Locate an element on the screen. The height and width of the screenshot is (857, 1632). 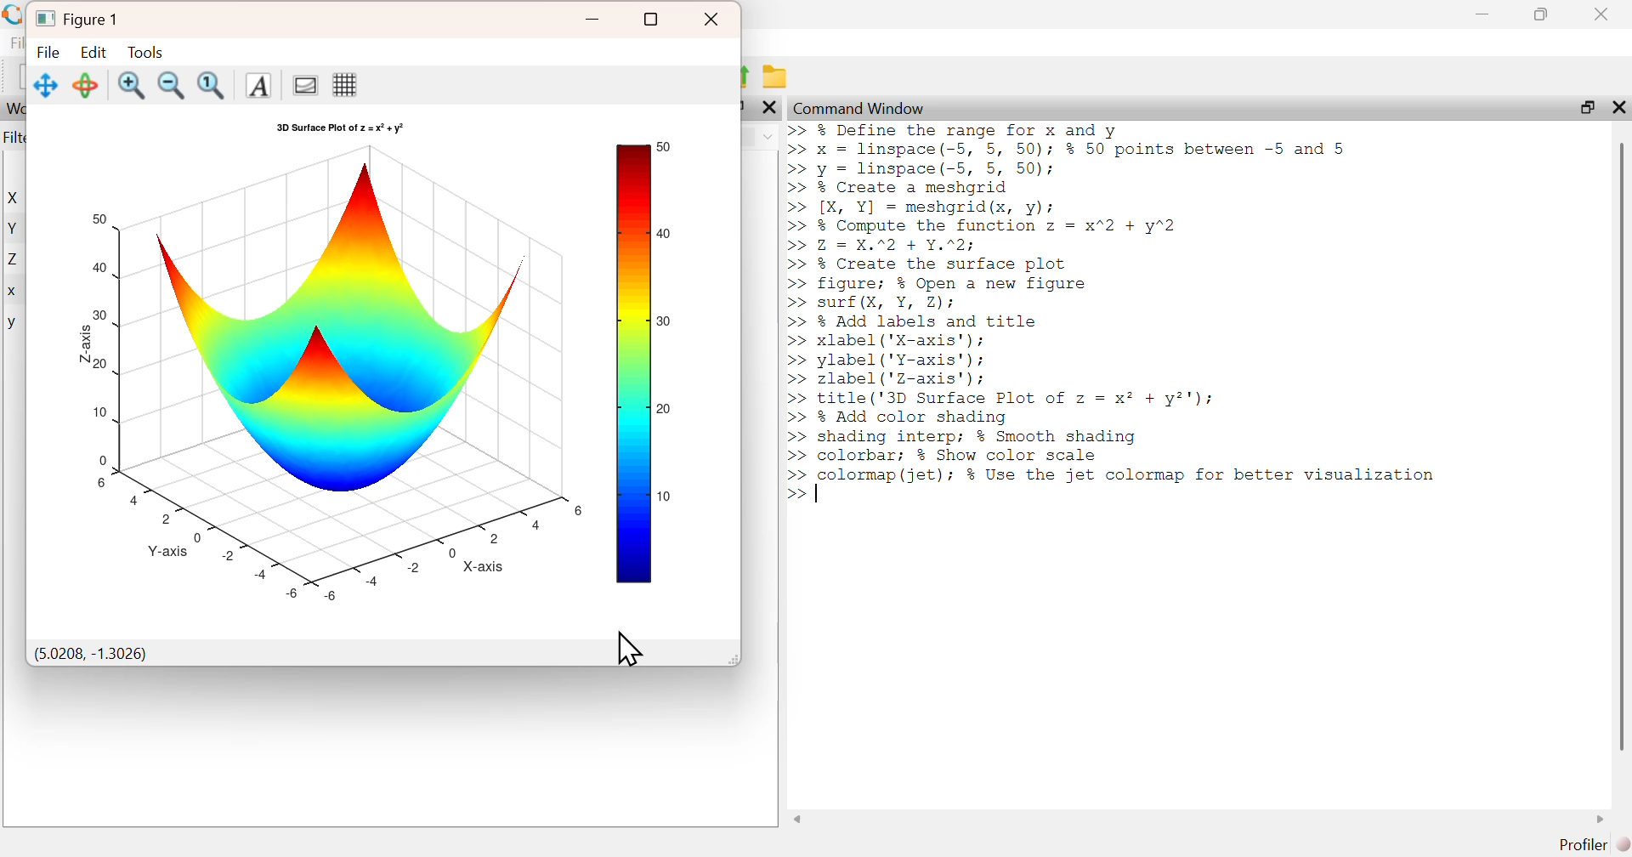
zoom out is located at coordinates (173, 84).